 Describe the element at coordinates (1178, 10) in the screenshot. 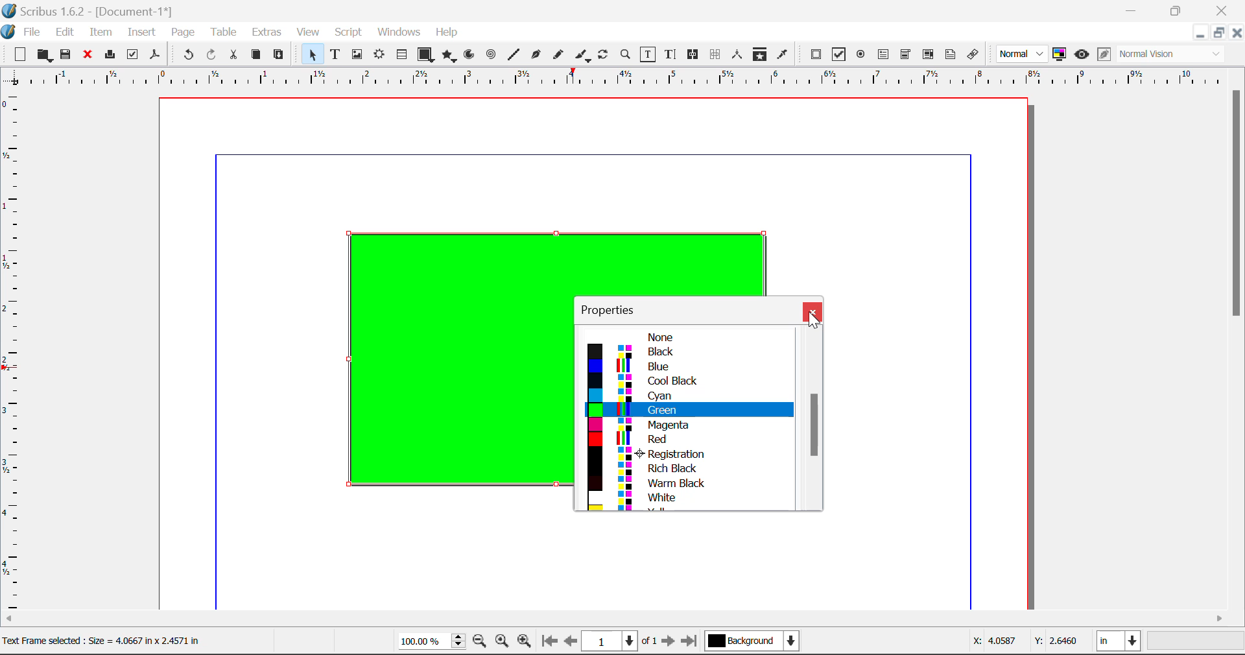

I see `Minimize` at that location.